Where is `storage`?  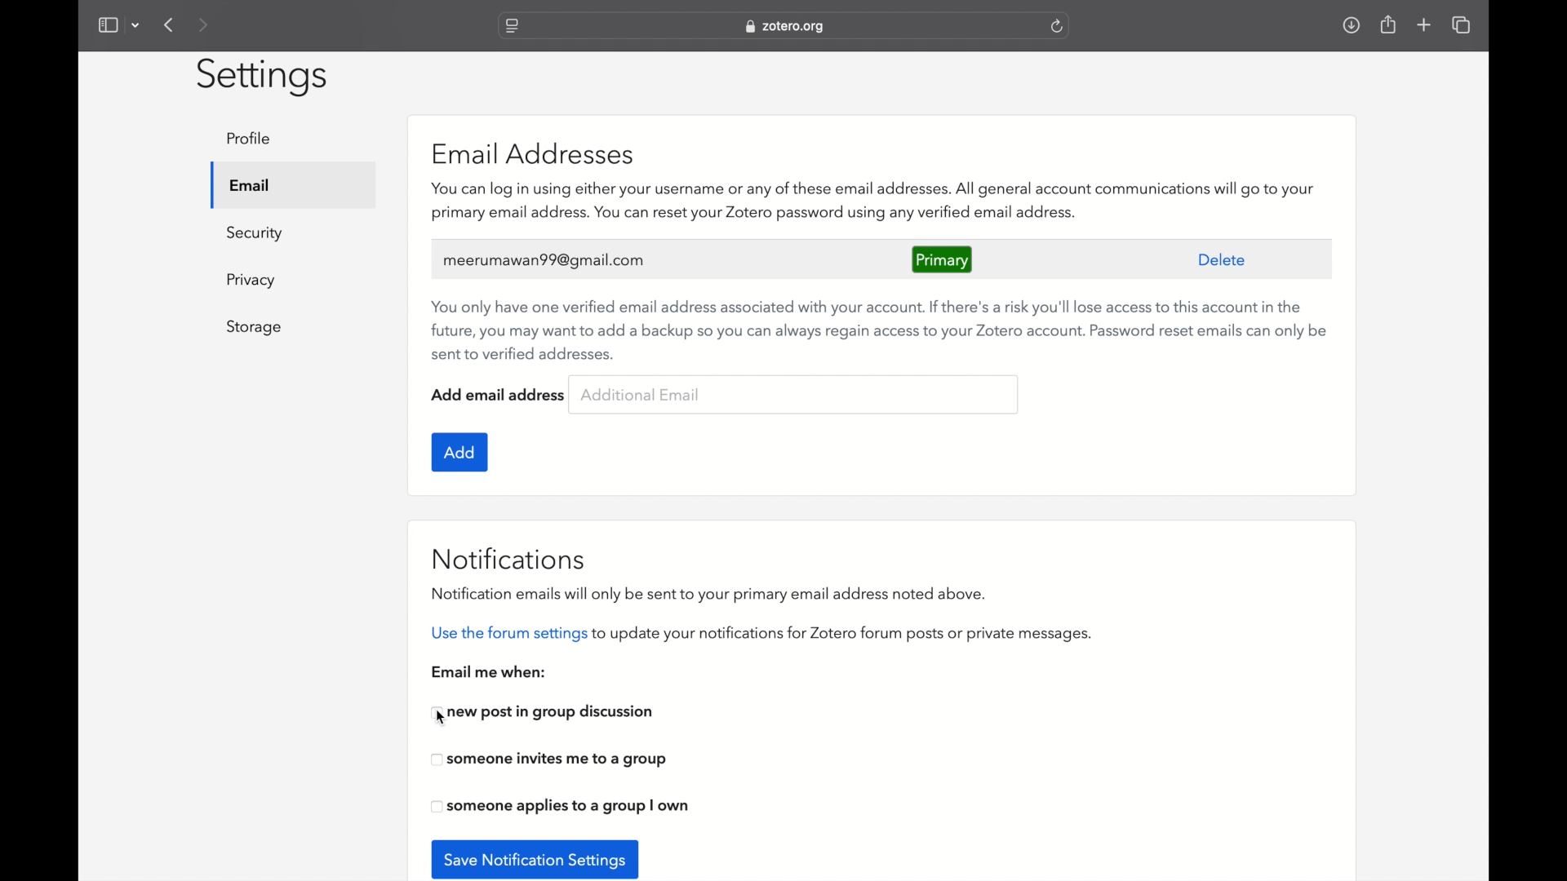
storage is located at coordinates (256, 327).